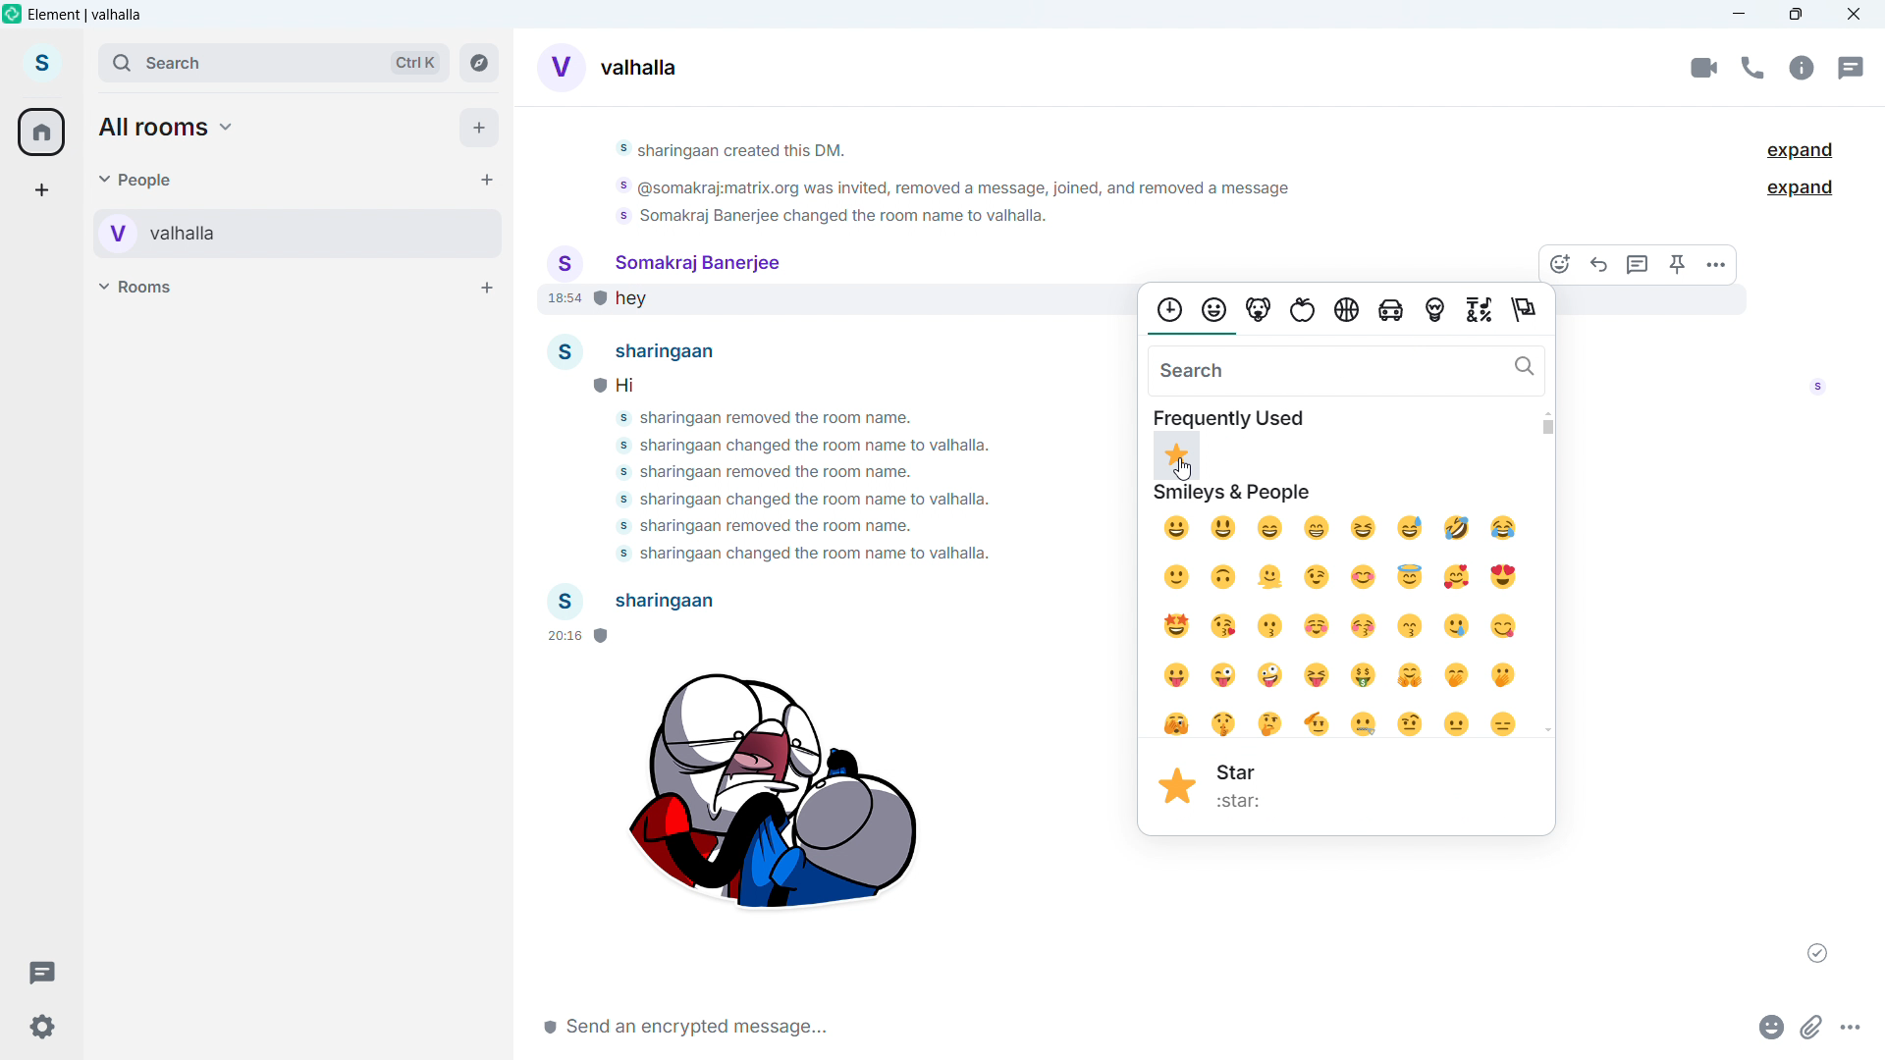 The width and height of the screenshot is (1885, 1060). I want to click on sharinggaan removed the room name, so click(791, 420).